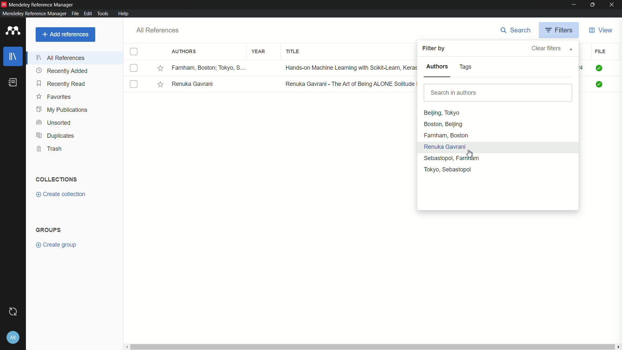 Image resolution: width=622 pixels, height=350 pixels. I want to click on account and settings, so click(13, 337).